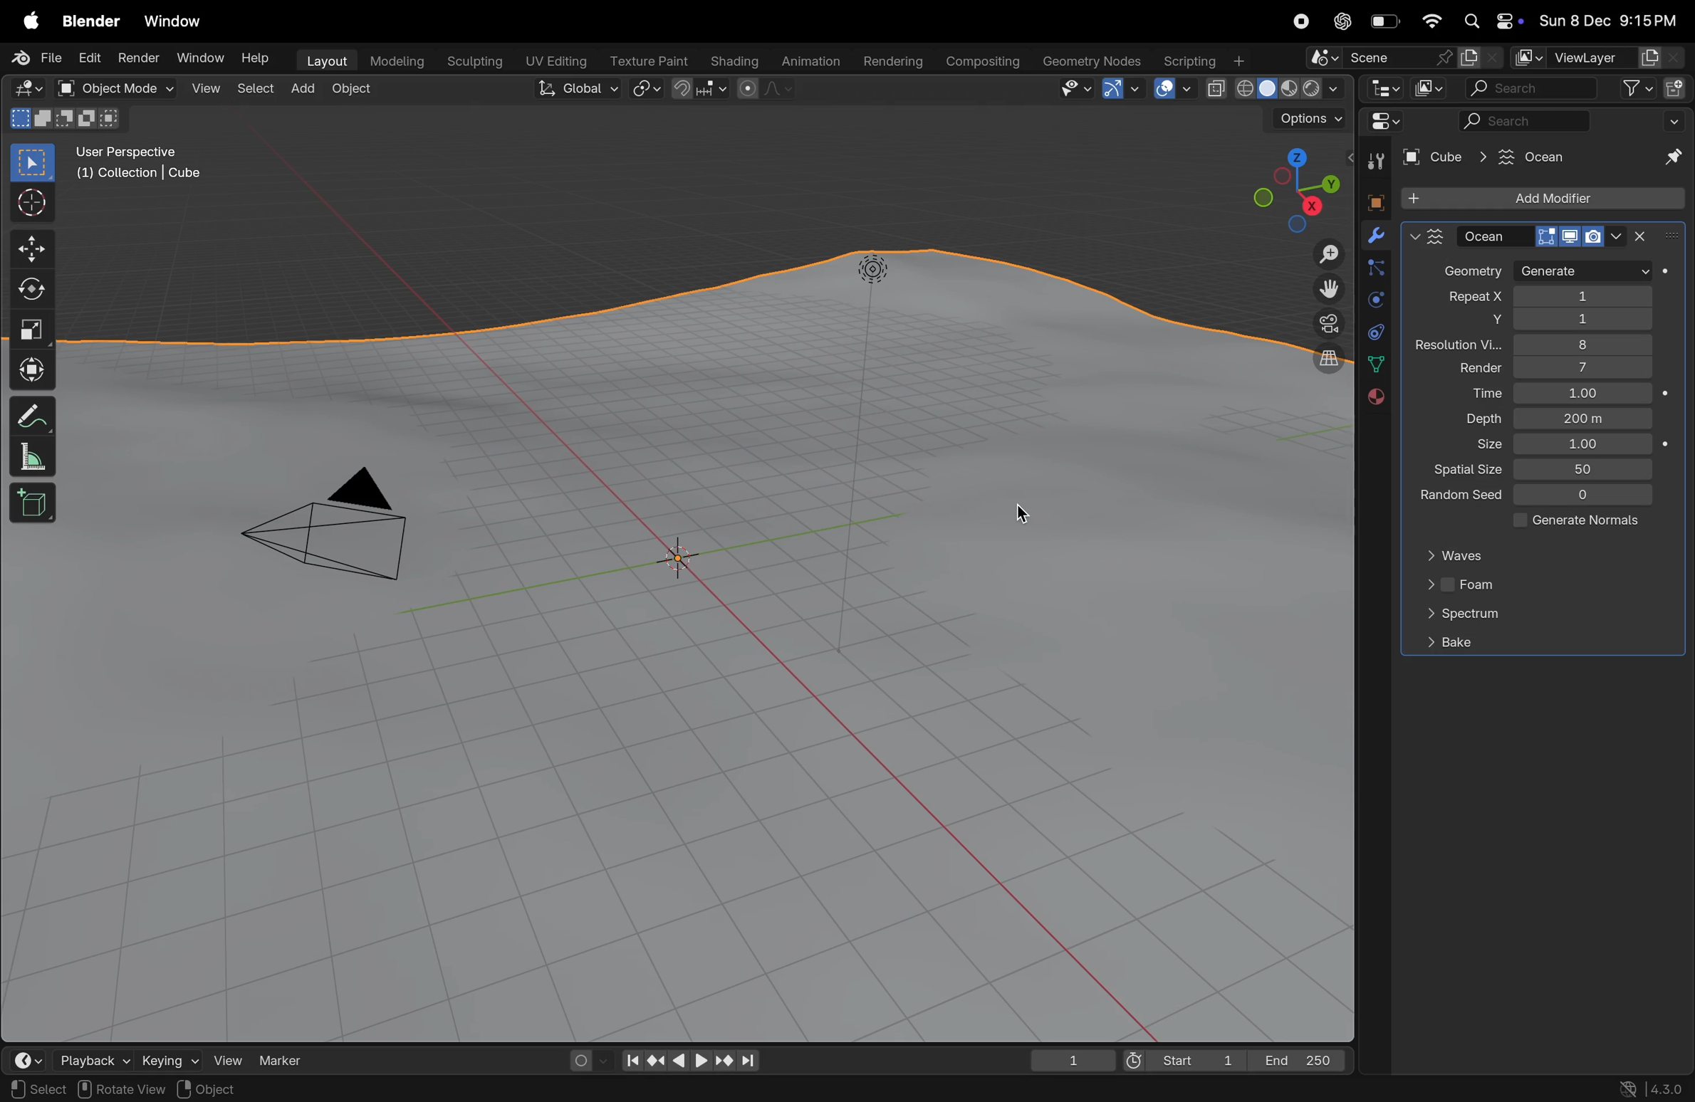  I want to click on global, so click(580, 90).